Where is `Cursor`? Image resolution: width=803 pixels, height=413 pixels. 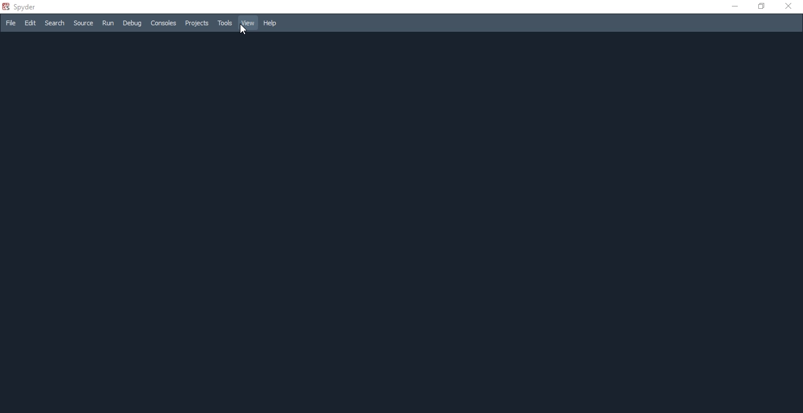 Cursor is located at coordinates (243, 29).